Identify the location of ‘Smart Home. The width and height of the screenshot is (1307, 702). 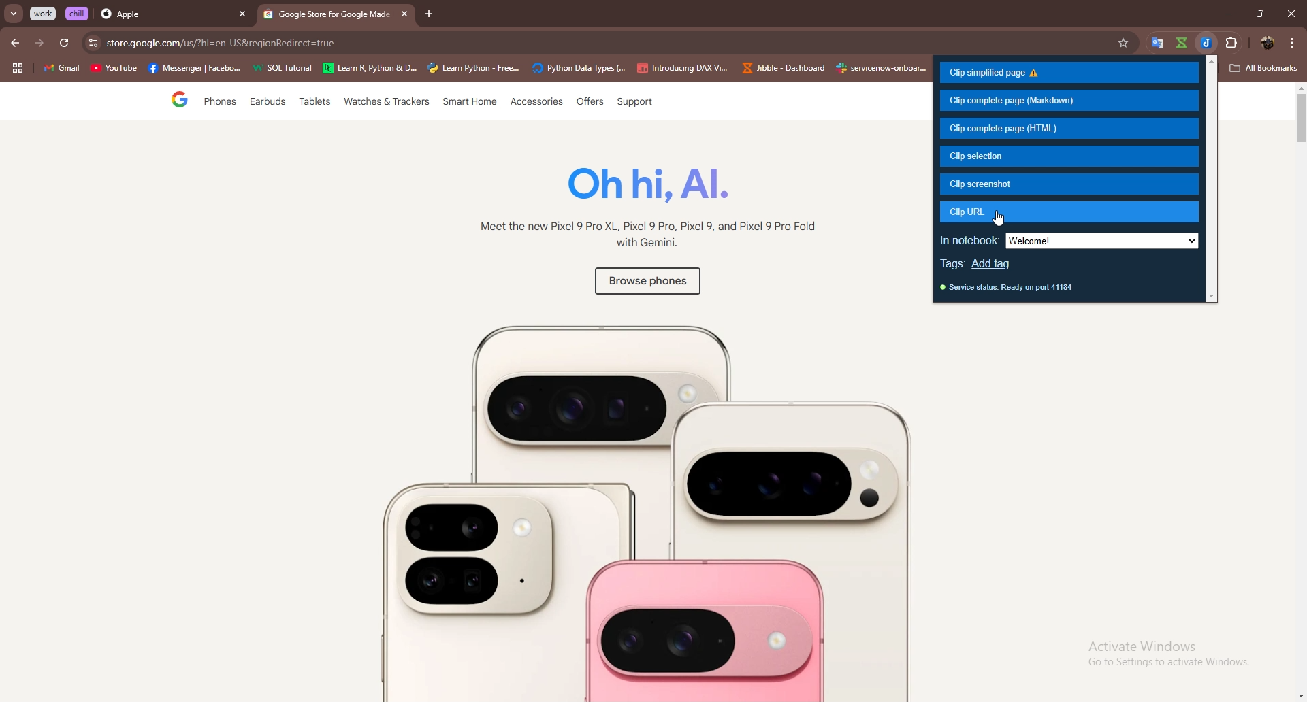
(470, 103).